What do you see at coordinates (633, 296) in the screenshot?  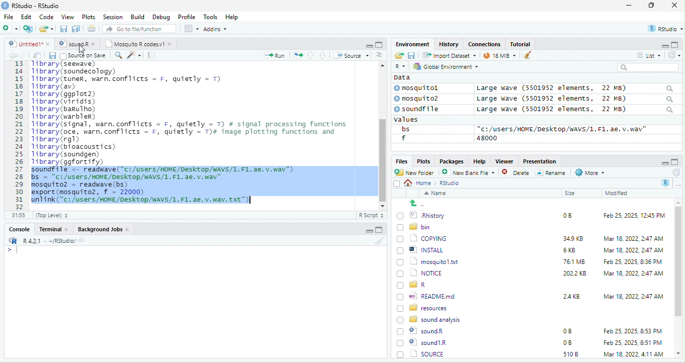 I see `Mar 18, 2022, 2:47 AM` at bounding box center [633, 296].